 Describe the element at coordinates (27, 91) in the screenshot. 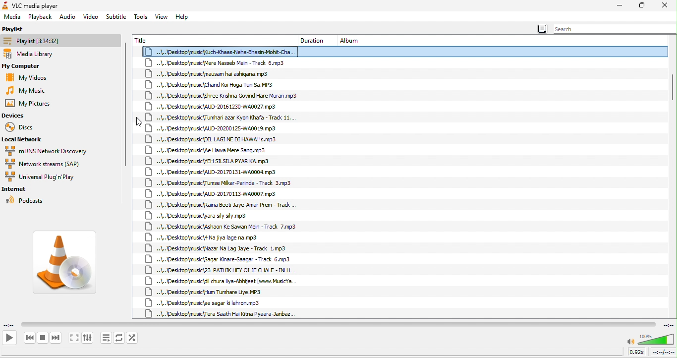

I see `my music` at that location.